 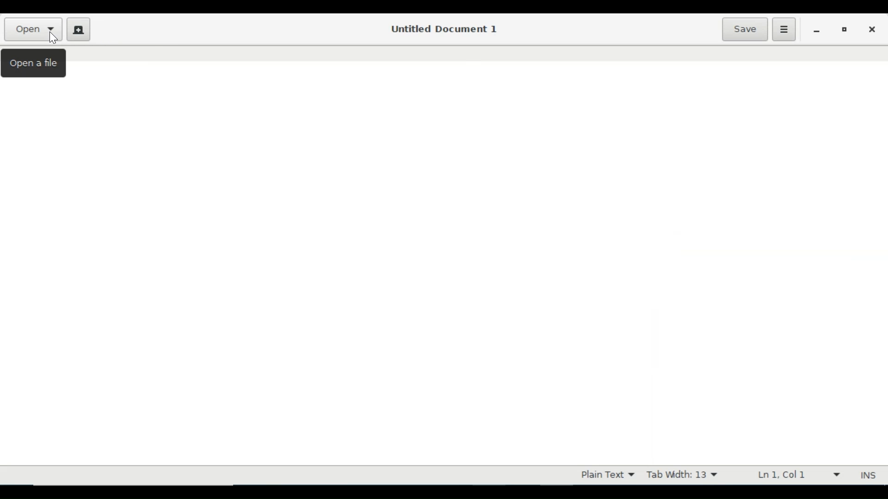 What do you see at coordinates (871, 28) in the screenshot?
I see `Close` at bounding box center [871, 28].